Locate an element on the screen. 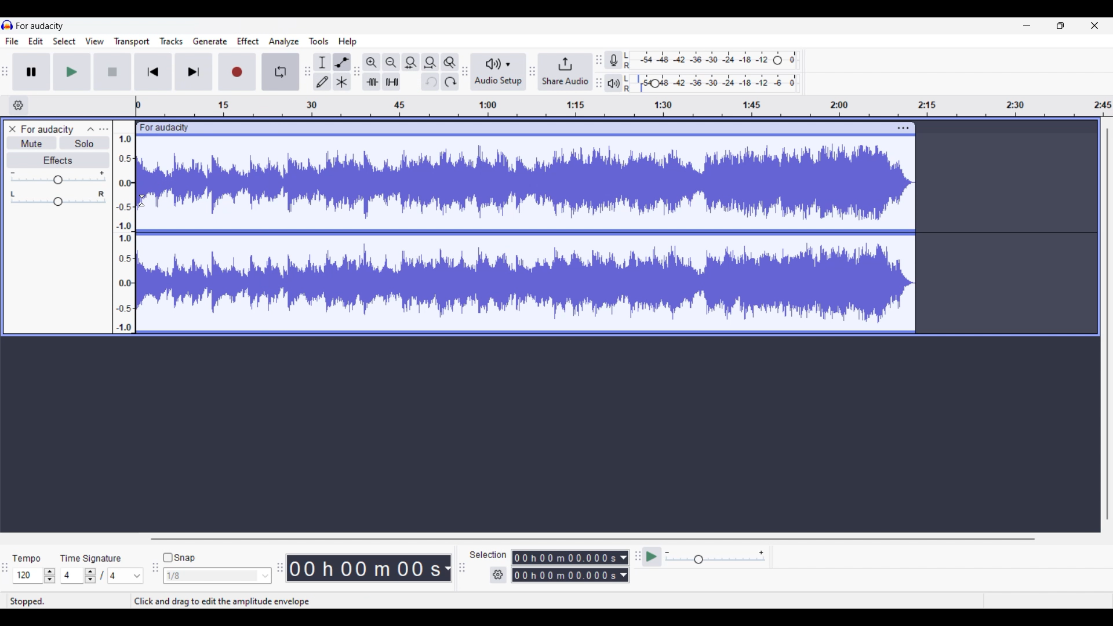 The height and width of the screenshot is (626, 1113). Edit is located at coordinates (36, 41).